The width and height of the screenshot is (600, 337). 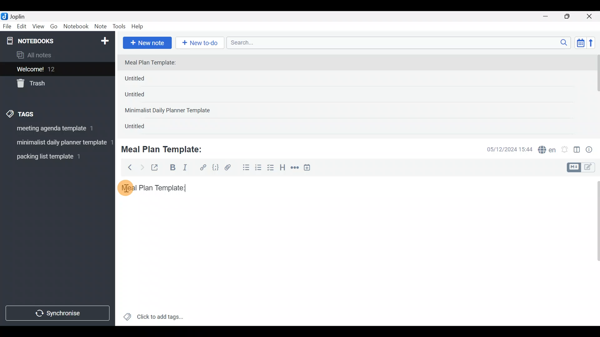 What do you see at coordinates (271, 168) in the screenshot?
I see `Checkbox` at bounding box center [271, 168].